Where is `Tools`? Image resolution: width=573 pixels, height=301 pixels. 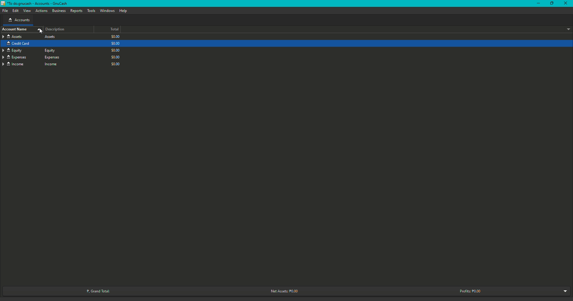 Tools is located at coordinates (90, 10).